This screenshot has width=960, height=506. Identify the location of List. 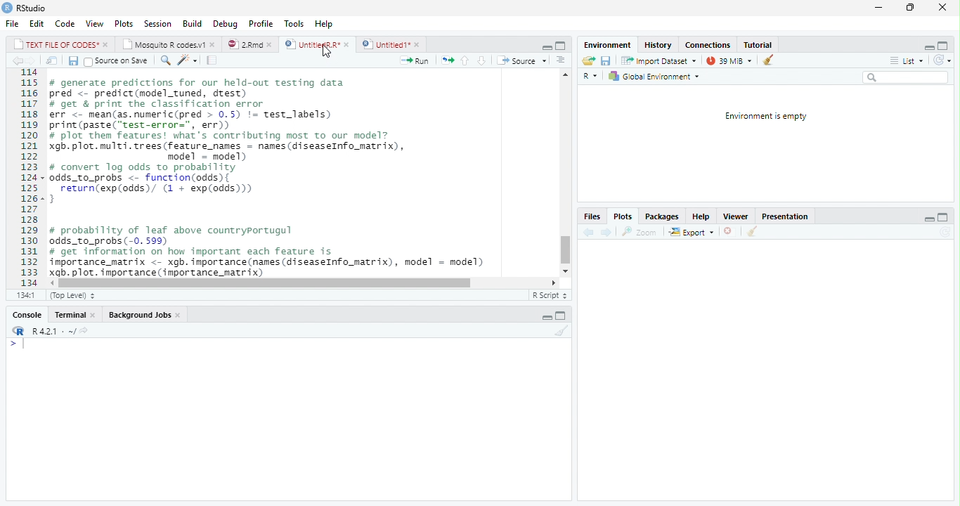
(906, 60).